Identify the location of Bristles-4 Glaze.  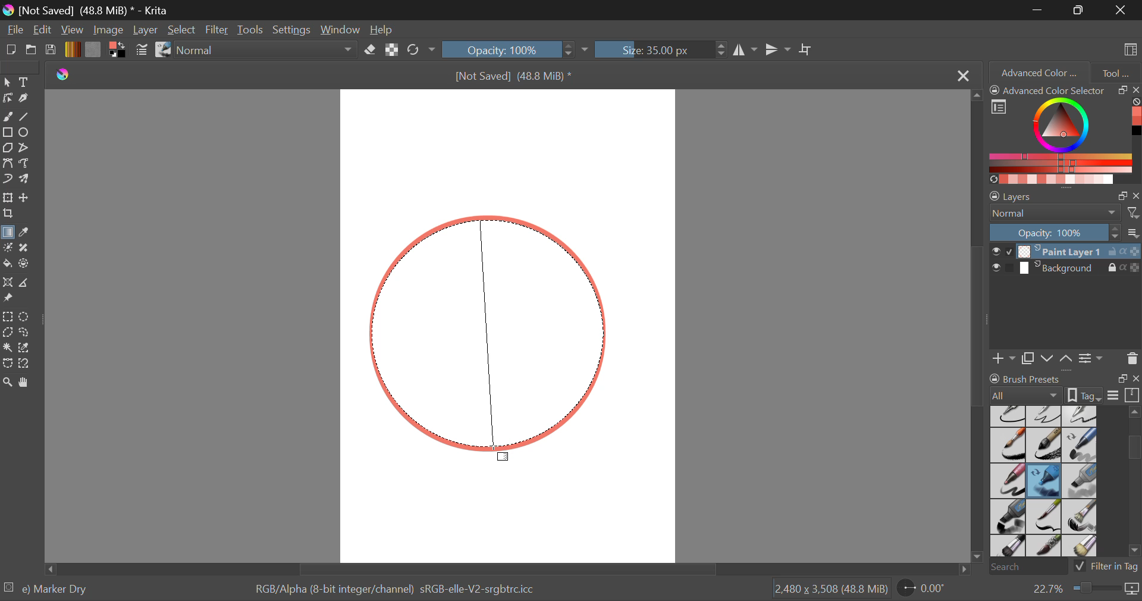
(1046, 547).